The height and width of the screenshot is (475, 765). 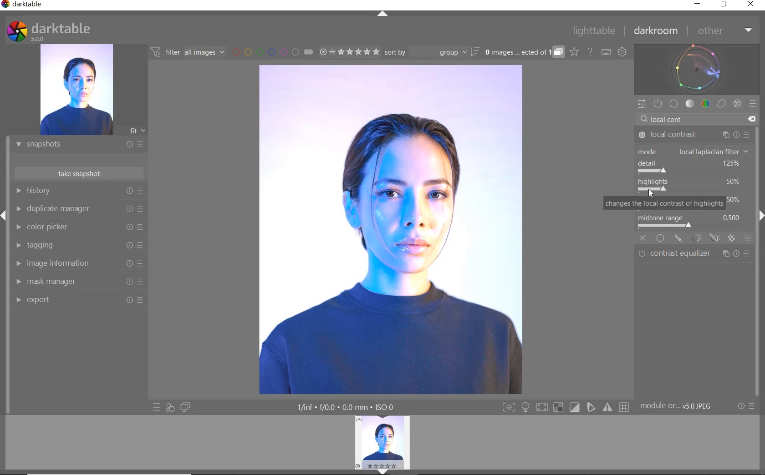 What do you see at coordinates (386, 471) in the screenshot?
I see `EXPAND/COLLAPSE` at bounding box center [386, 471].